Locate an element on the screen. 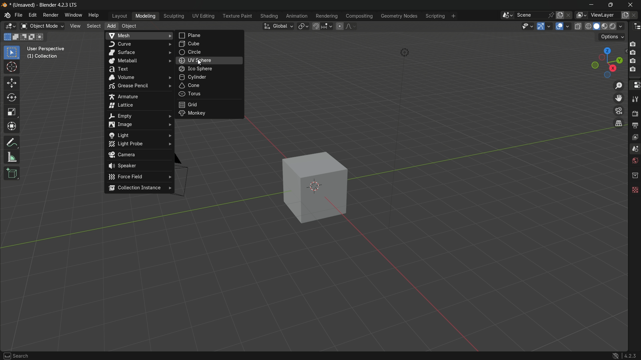 Image resolution: width=641 pixels, height=360 pixels. camera is located at coordinates (633, 57).